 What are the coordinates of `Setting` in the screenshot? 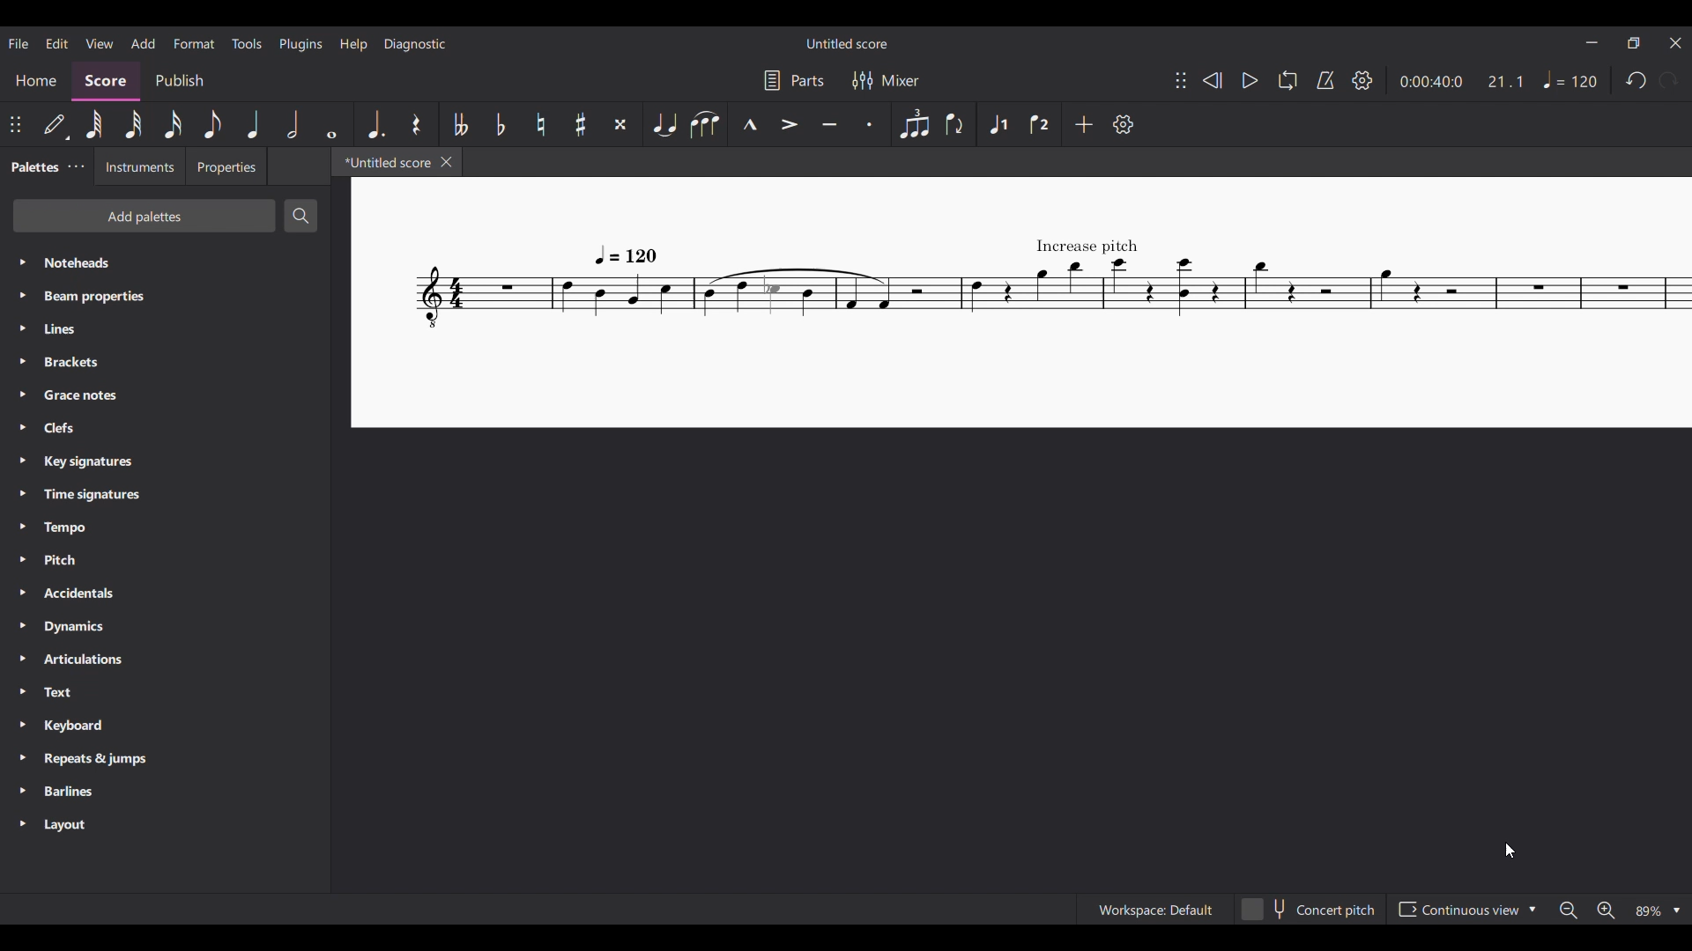 It's located at (1124, 124).